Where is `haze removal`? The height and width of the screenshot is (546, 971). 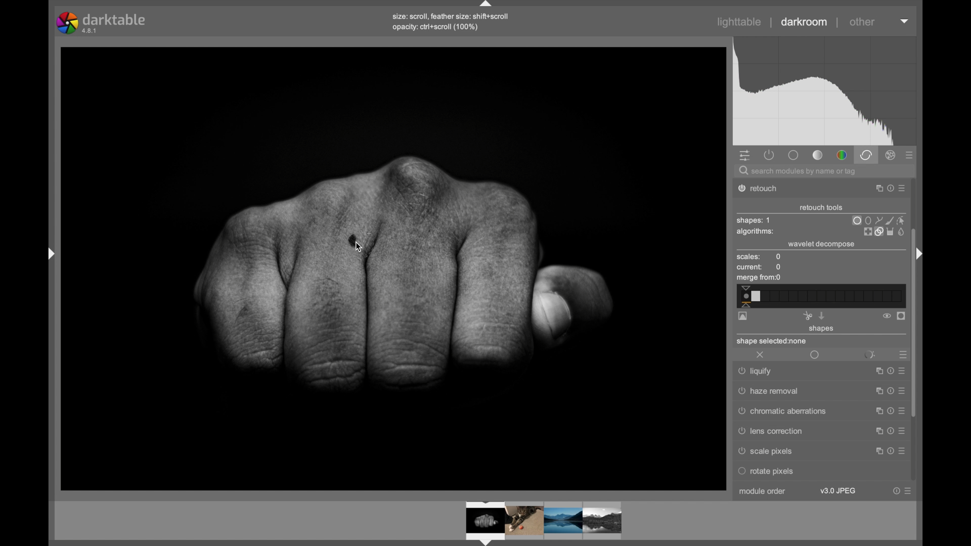 haze removal is located at coordinates (769, 391).